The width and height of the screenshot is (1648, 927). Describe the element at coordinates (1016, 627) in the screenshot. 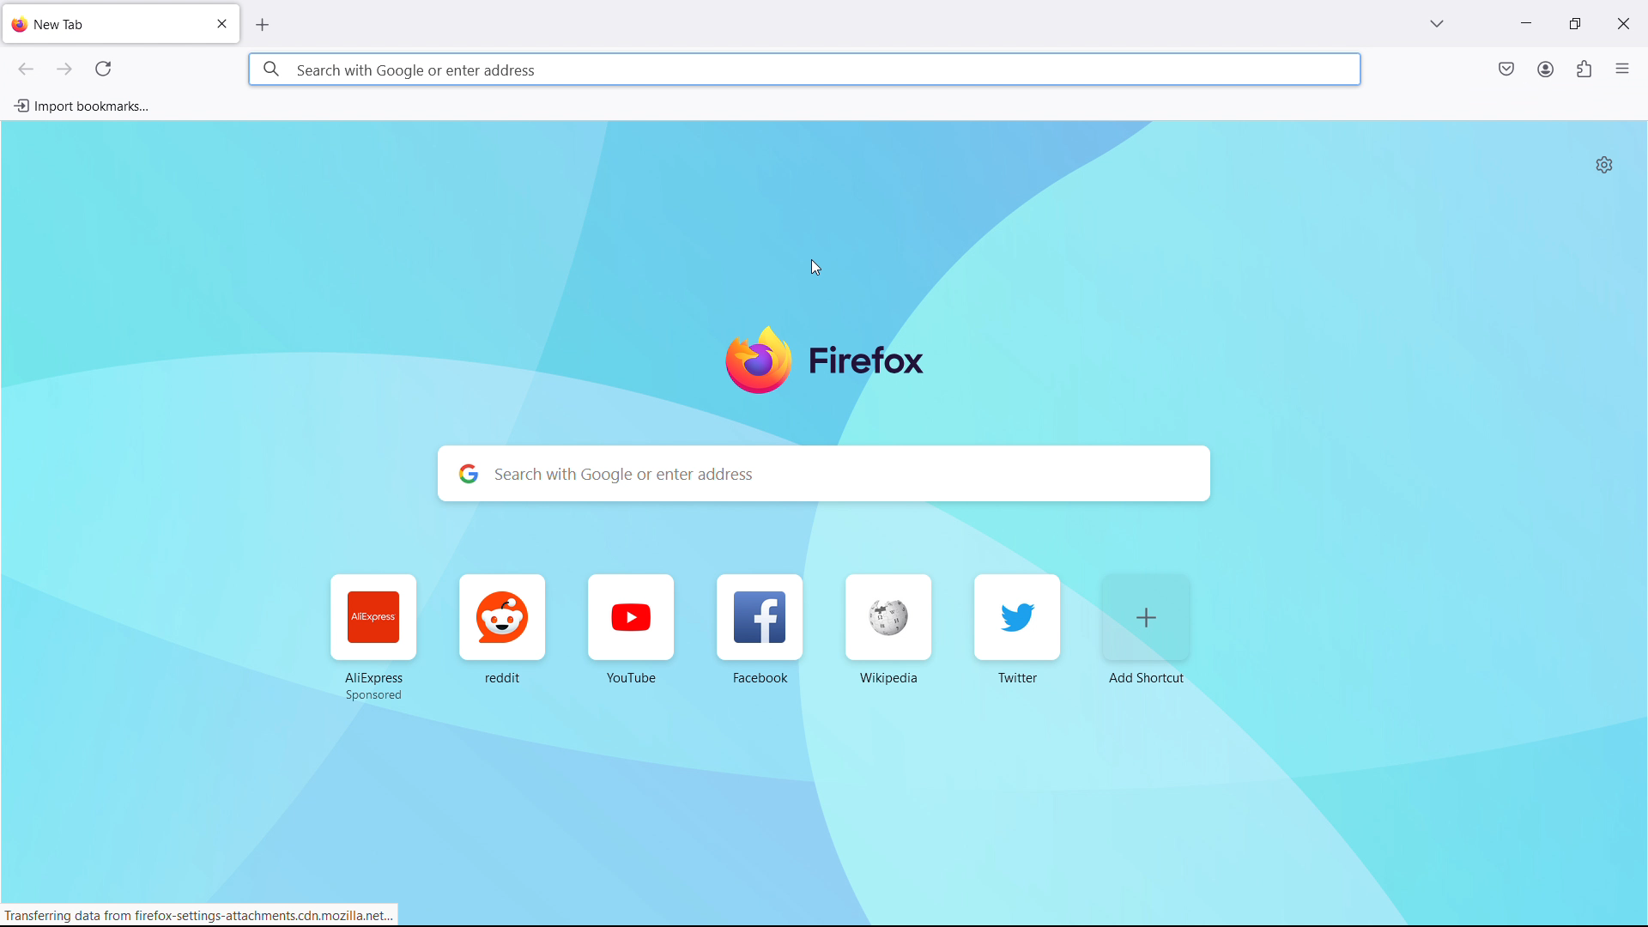

I see `Twitter` at that location.